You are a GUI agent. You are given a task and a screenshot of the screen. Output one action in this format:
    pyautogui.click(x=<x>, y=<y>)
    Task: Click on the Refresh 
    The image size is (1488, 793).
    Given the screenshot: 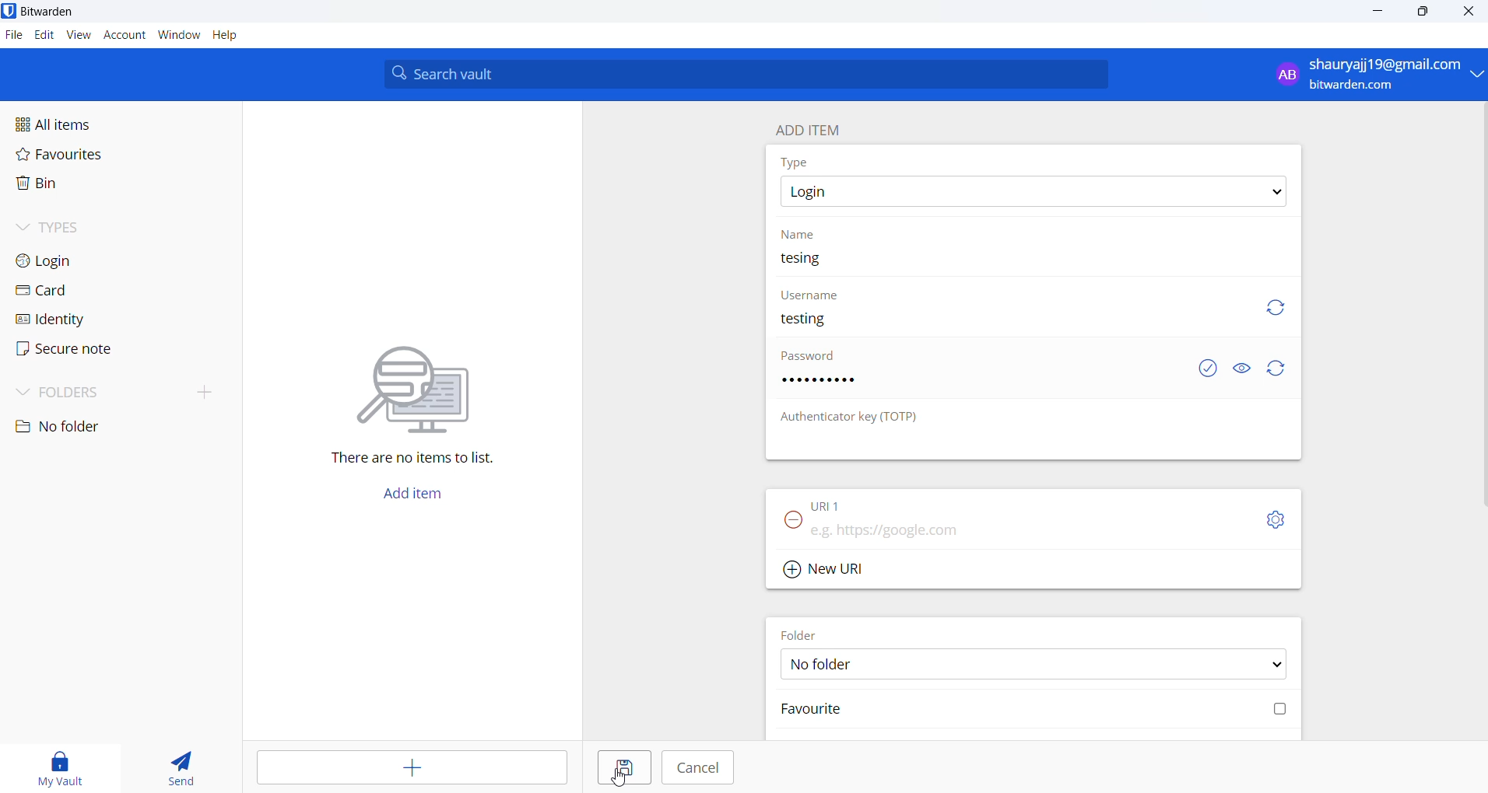 What is the action you would take?
    pyautogui.click(x=1283, y=310)
    